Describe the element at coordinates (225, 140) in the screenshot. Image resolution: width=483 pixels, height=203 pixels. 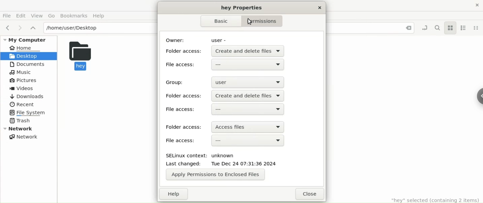
I see `file access` at that location.